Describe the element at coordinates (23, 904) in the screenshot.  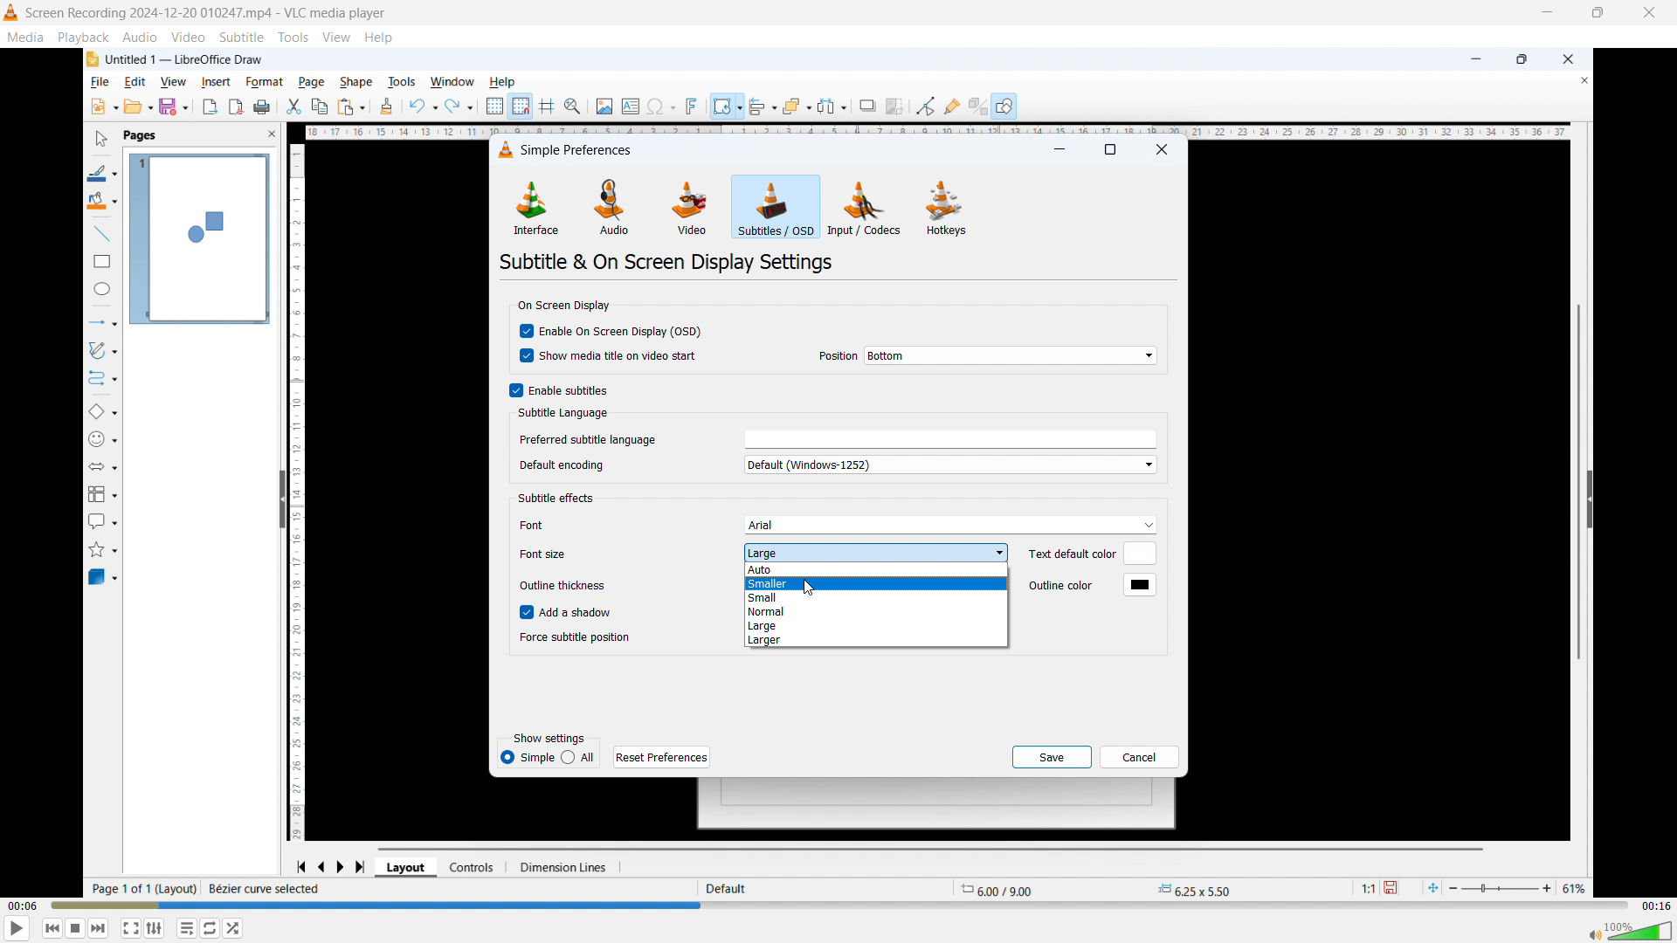
I see `Time elapsed ` at that location.